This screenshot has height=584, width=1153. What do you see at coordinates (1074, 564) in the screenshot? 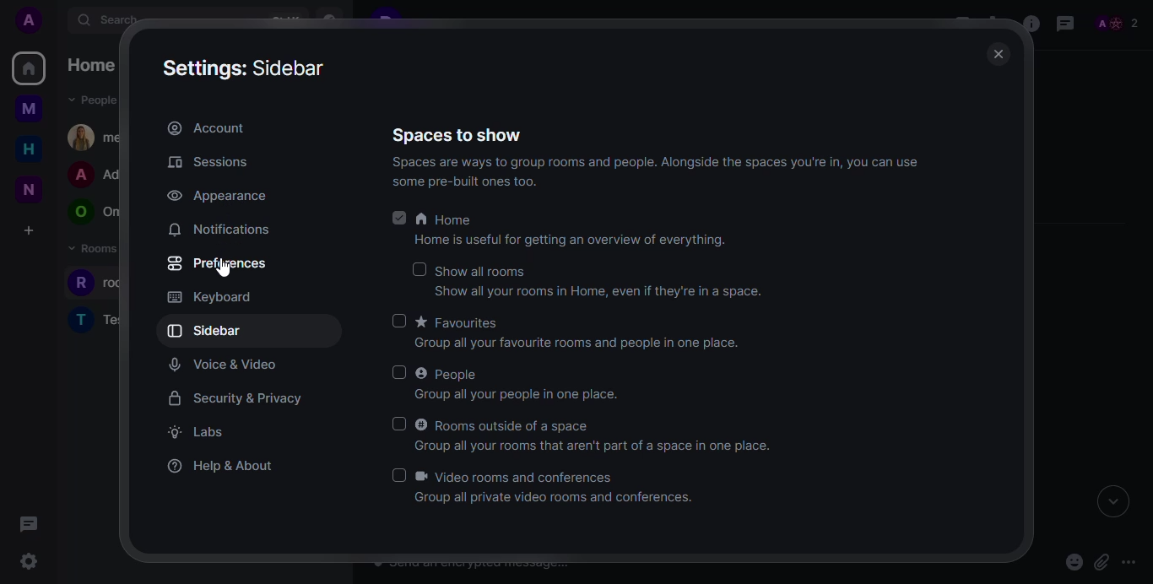
I see `emoji` at bounding box center [1074, 564].